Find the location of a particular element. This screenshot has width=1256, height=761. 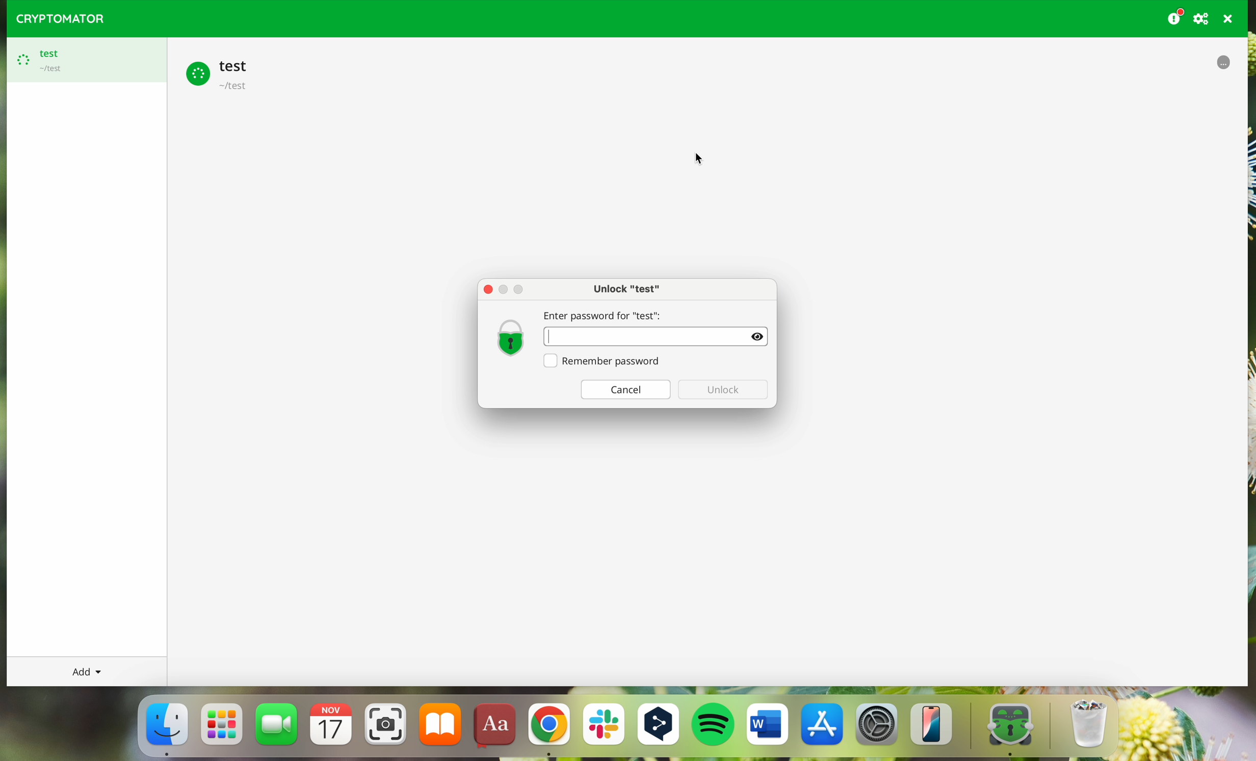

 is located at coordinates (488, 289).